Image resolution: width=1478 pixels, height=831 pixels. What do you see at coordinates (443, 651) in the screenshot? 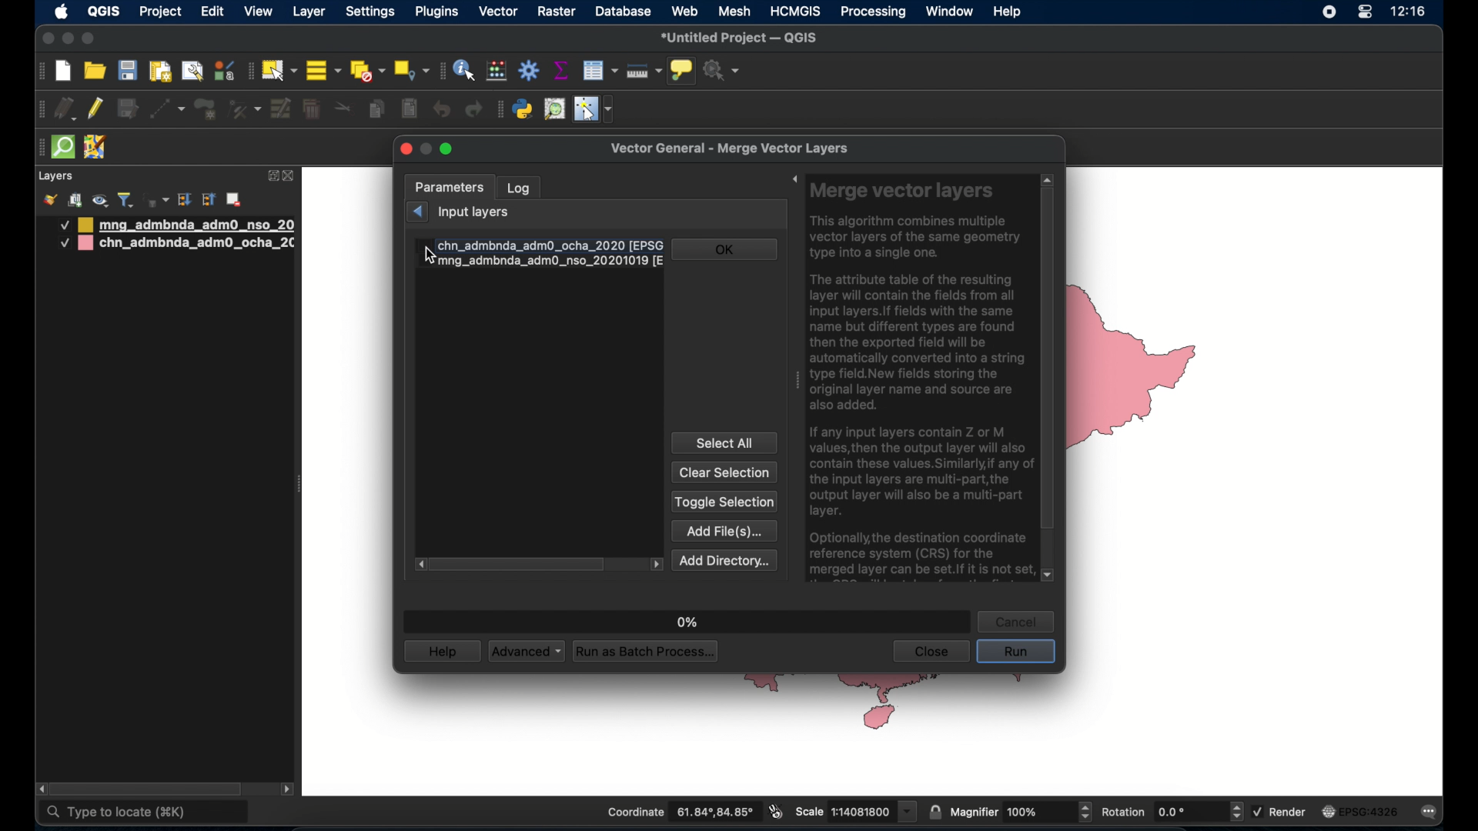
I see `help` at bounding box center [443, 651].